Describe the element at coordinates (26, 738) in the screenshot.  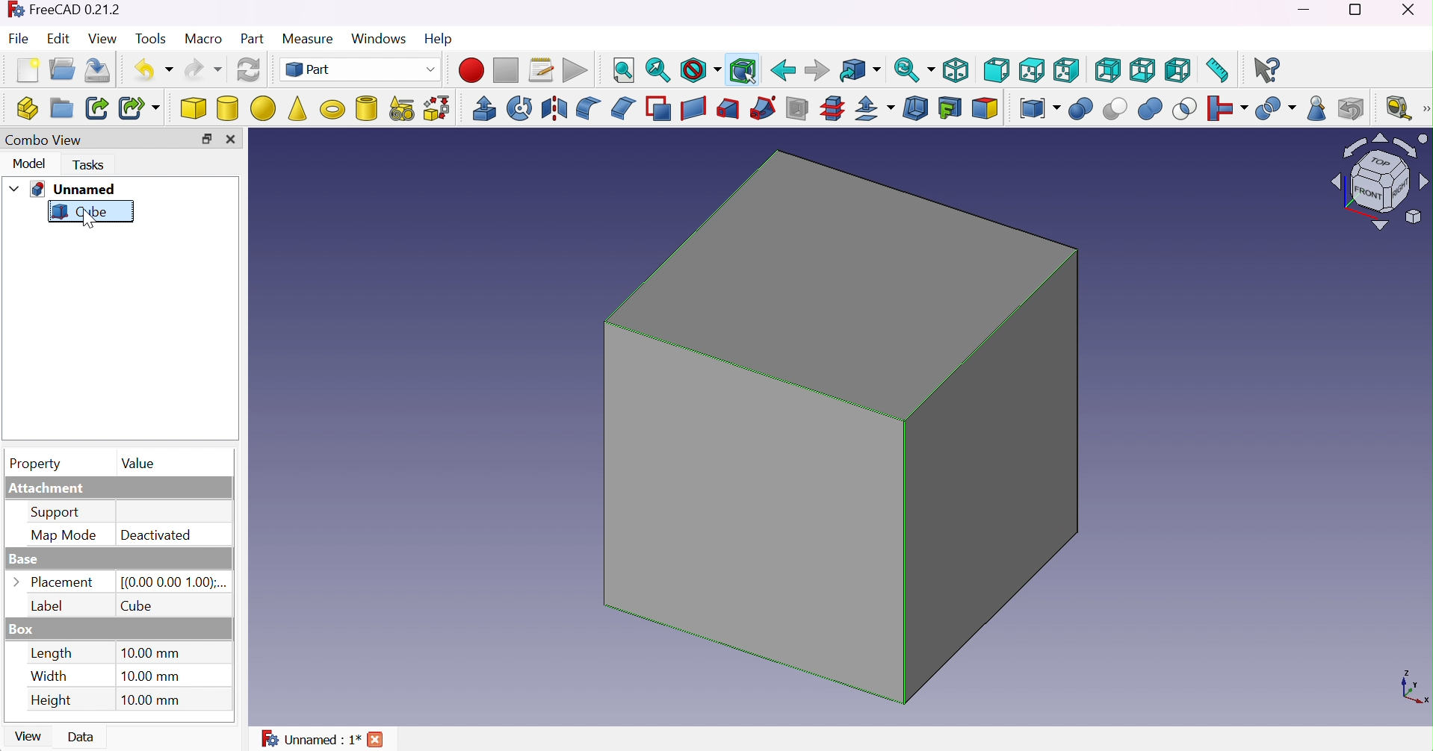
I see `View` at that location.